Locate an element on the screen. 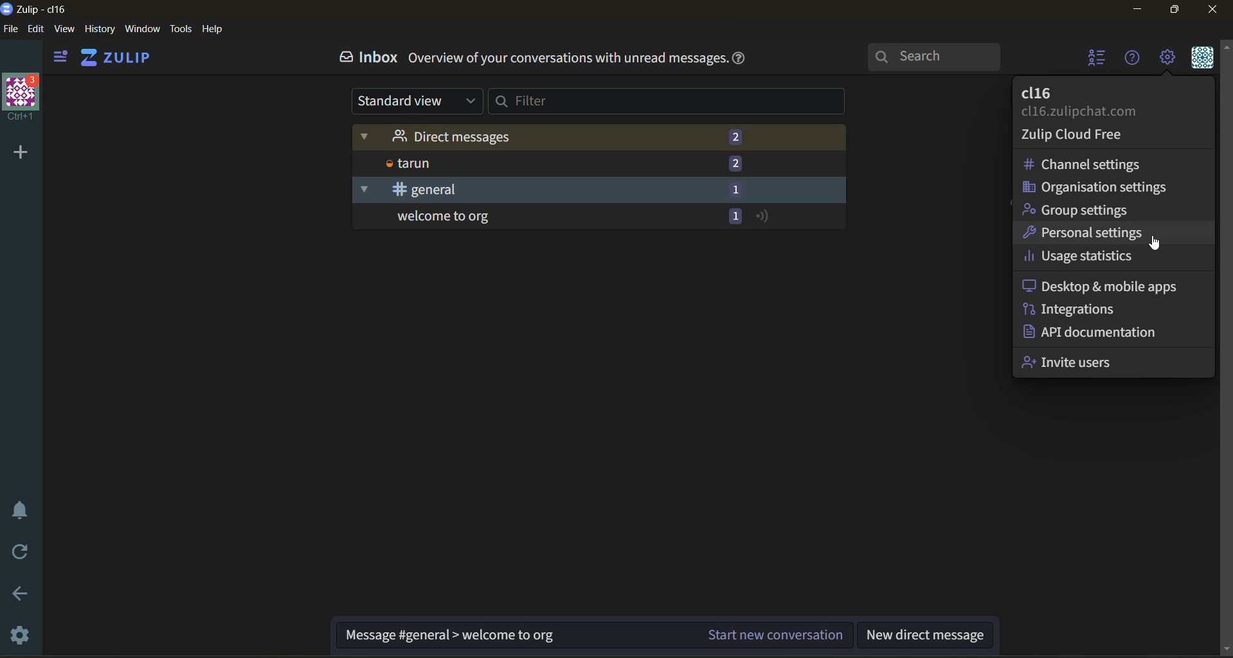  search is located at coordinates (935, 57).